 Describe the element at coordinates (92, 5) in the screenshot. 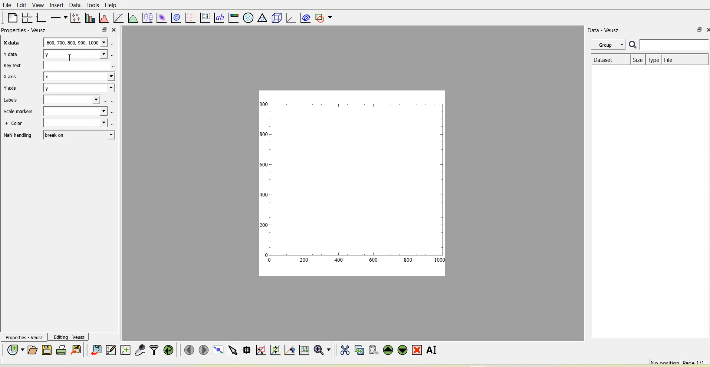

I see `Tools` at that location.